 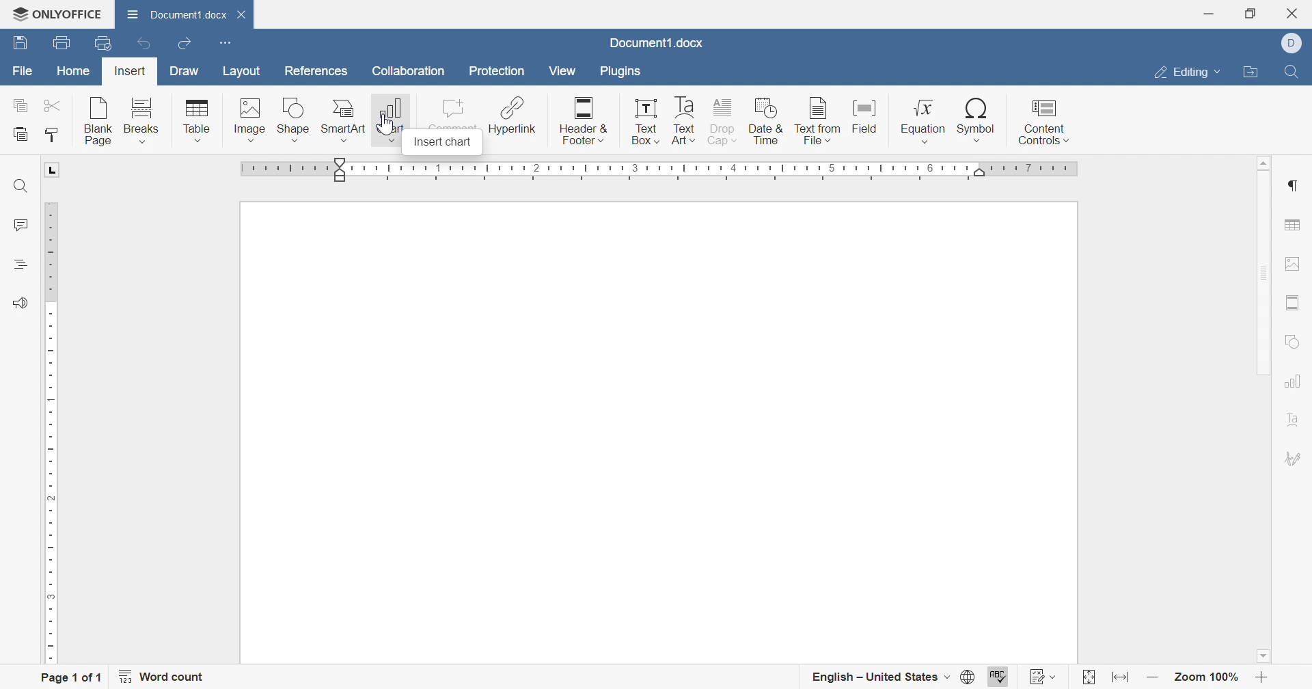 I want to click on Track changes, so click(x=1033, y=676).